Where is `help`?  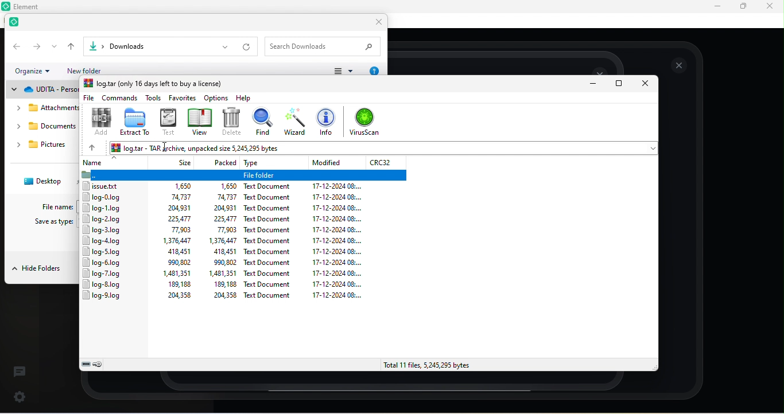 help is located at coordinates (242, 99).